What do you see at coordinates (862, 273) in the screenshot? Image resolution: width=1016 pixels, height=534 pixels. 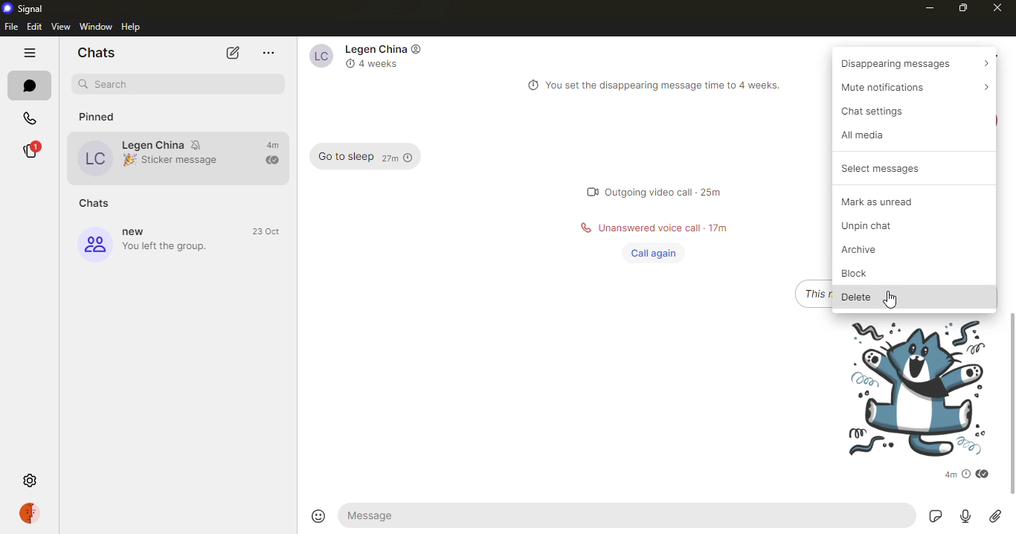 I see `block` at bounding box center [862, 273].